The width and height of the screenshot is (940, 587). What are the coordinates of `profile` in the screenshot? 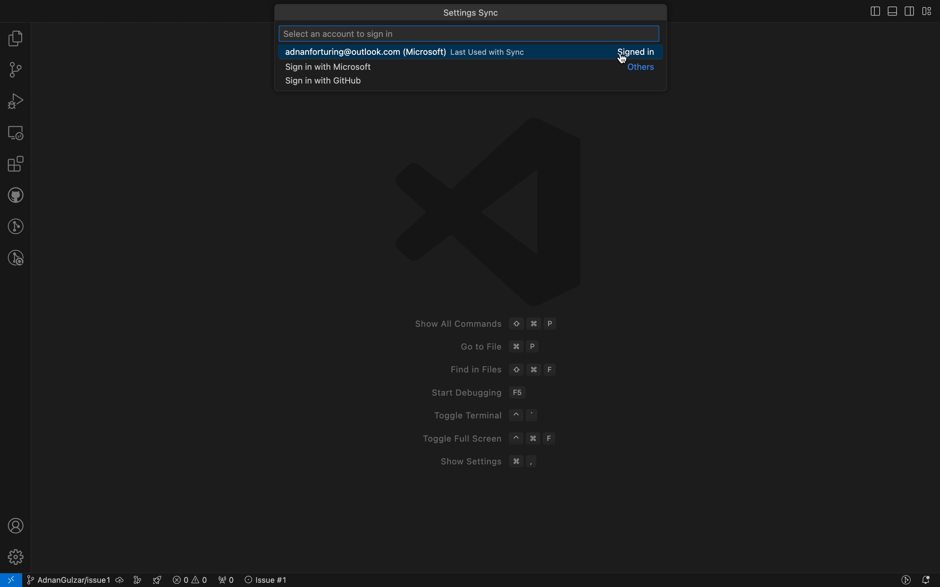 It's located at (17, 525).